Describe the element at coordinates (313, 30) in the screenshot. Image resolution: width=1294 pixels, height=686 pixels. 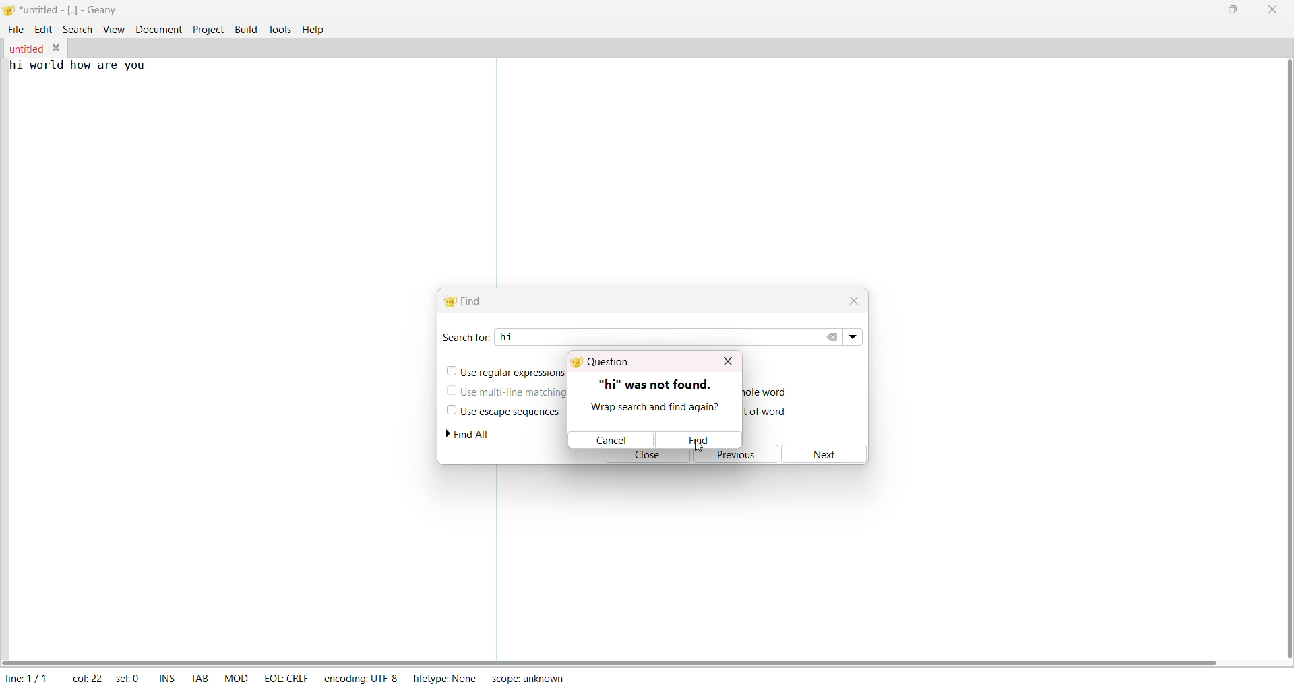
I see `help` at that location.